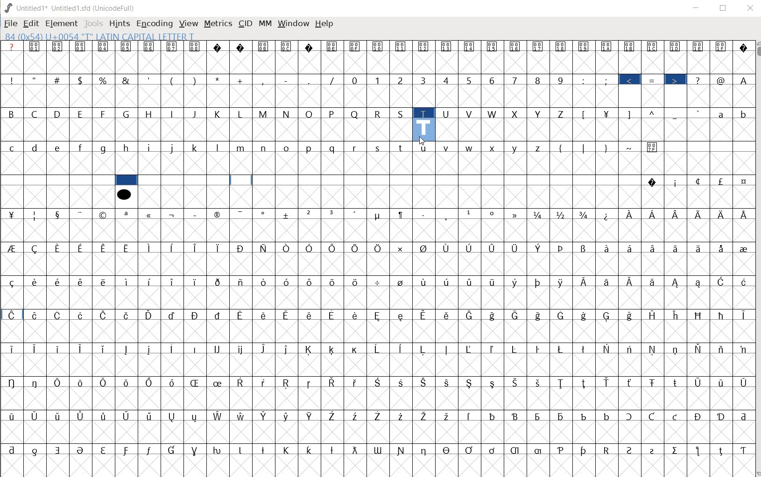 This screenshot has height=477, width=761. I want to click on Symbol, so click(197, 281).